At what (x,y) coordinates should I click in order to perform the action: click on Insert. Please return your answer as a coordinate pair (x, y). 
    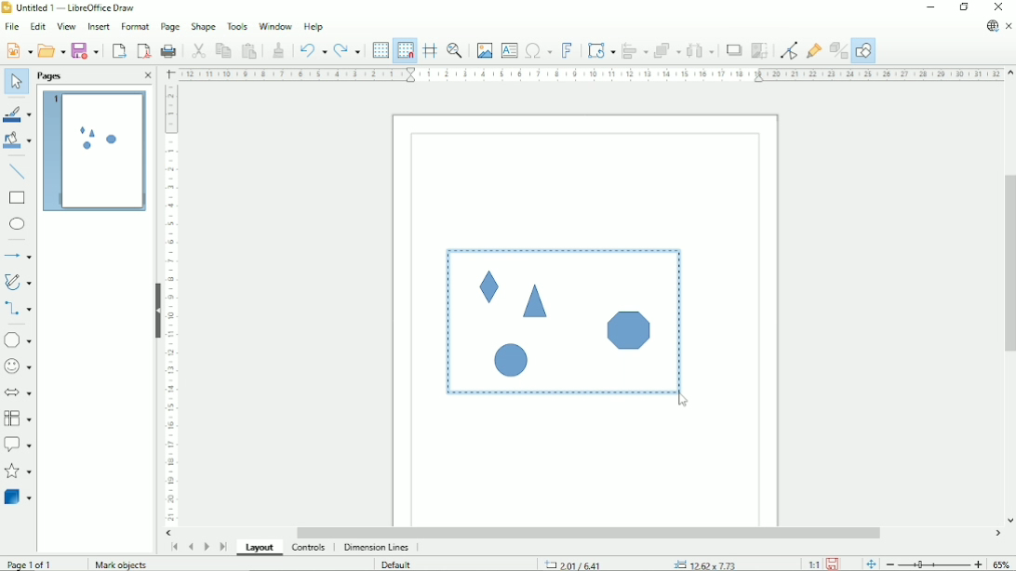
    Looking at the image, I should click on (98, 27).